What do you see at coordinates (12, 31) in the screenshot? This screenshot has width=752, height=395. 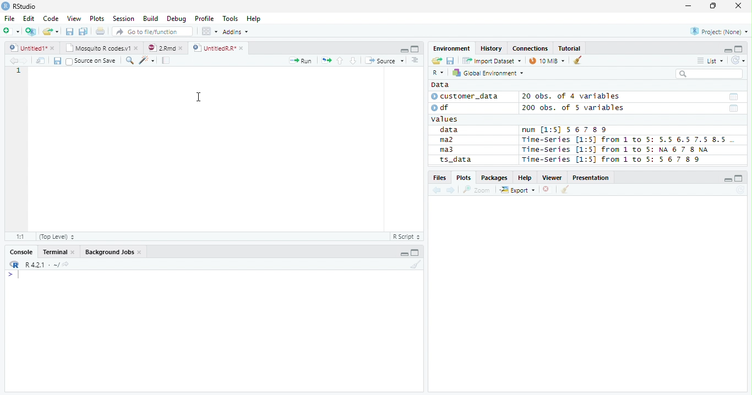 I see `New File` at bounding box center [12, 31].